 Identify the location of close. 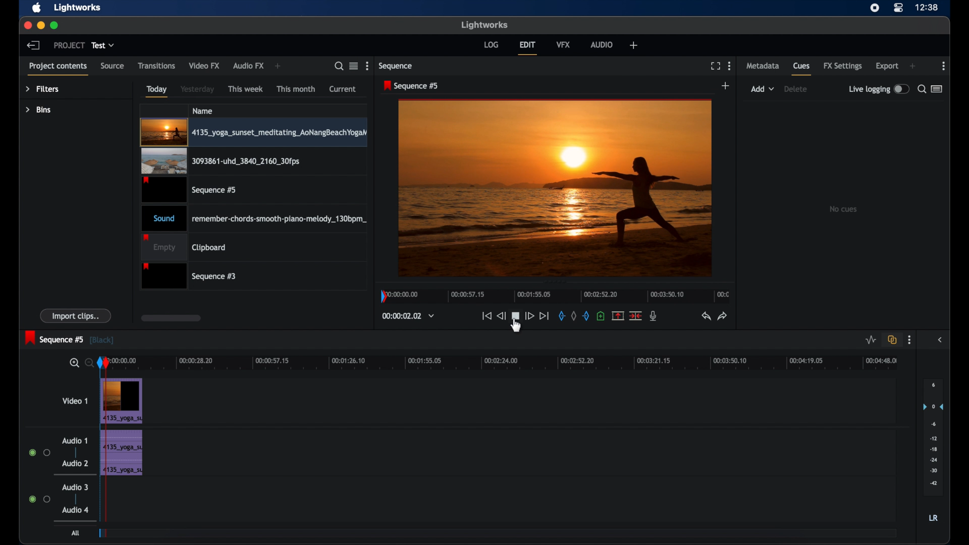
(27, 24).